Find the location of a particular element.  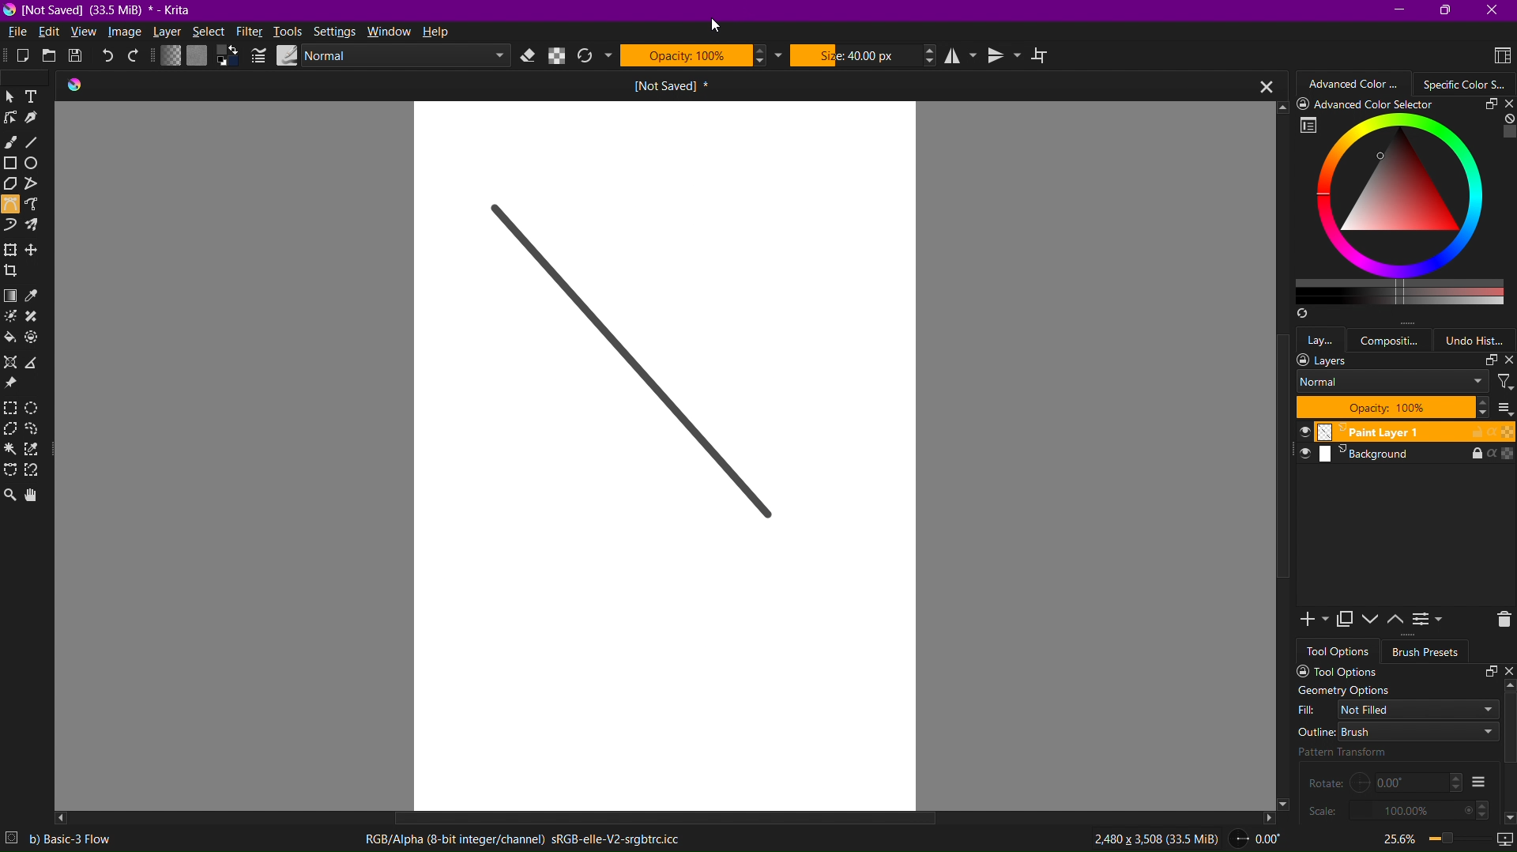

Crop the image is located at coordinates (13, 271).